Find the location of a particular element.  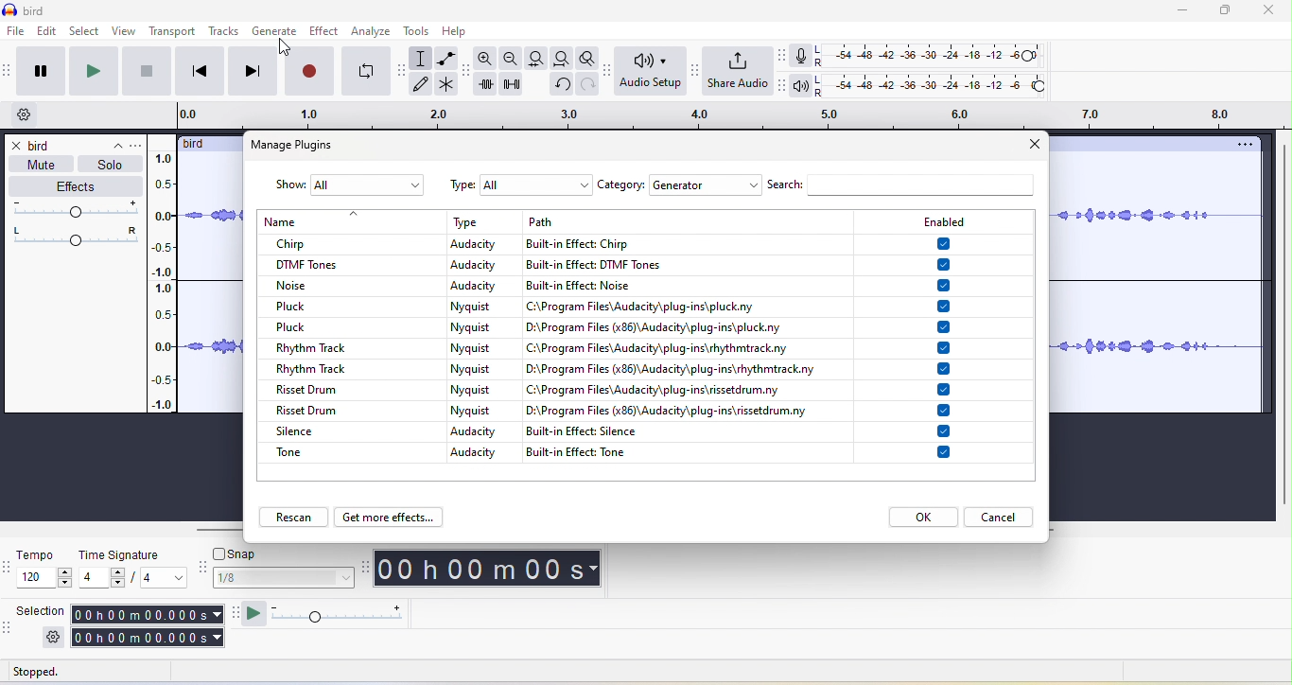

audio setup  is located at coordinates (647, 75).